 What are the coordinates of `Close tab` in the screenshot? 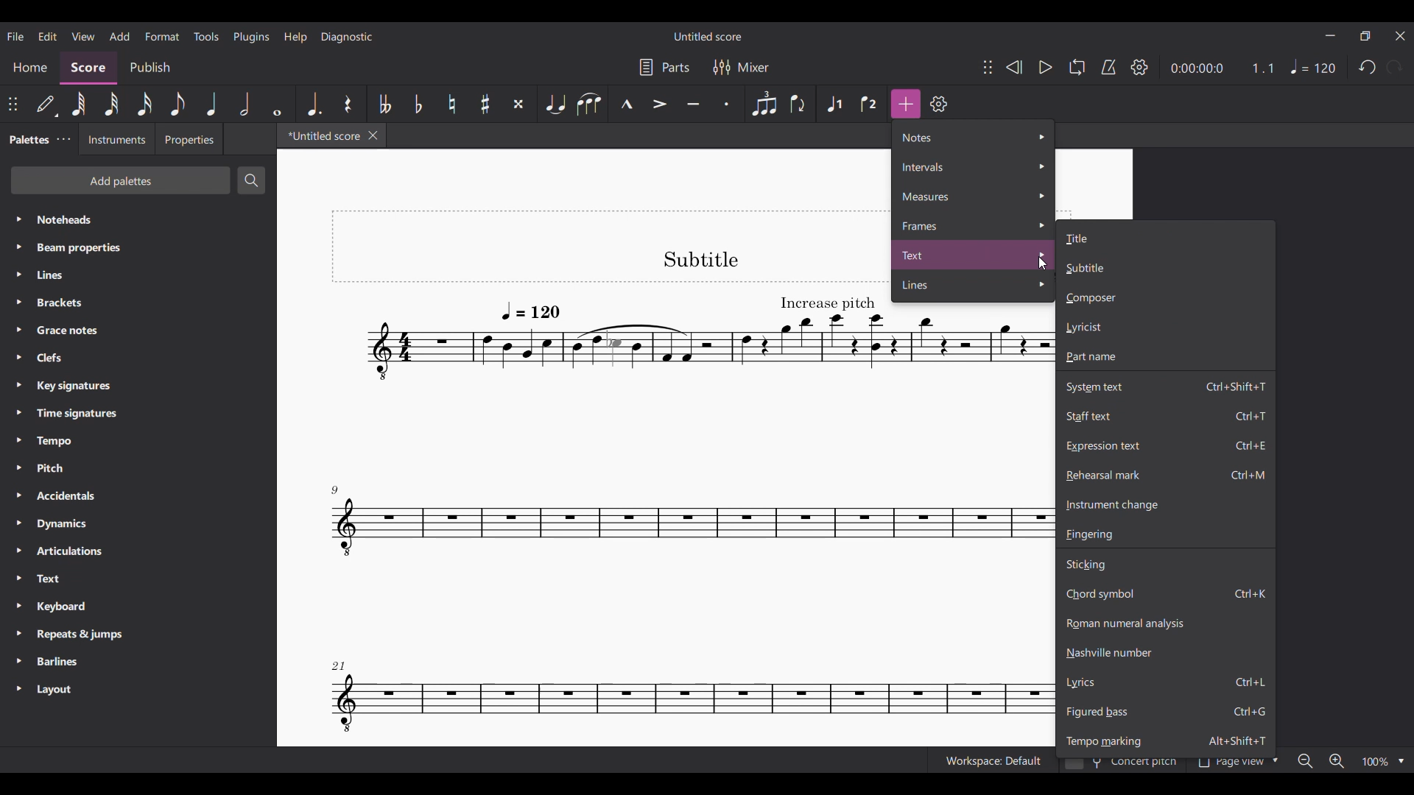 It's located at (373, 135).